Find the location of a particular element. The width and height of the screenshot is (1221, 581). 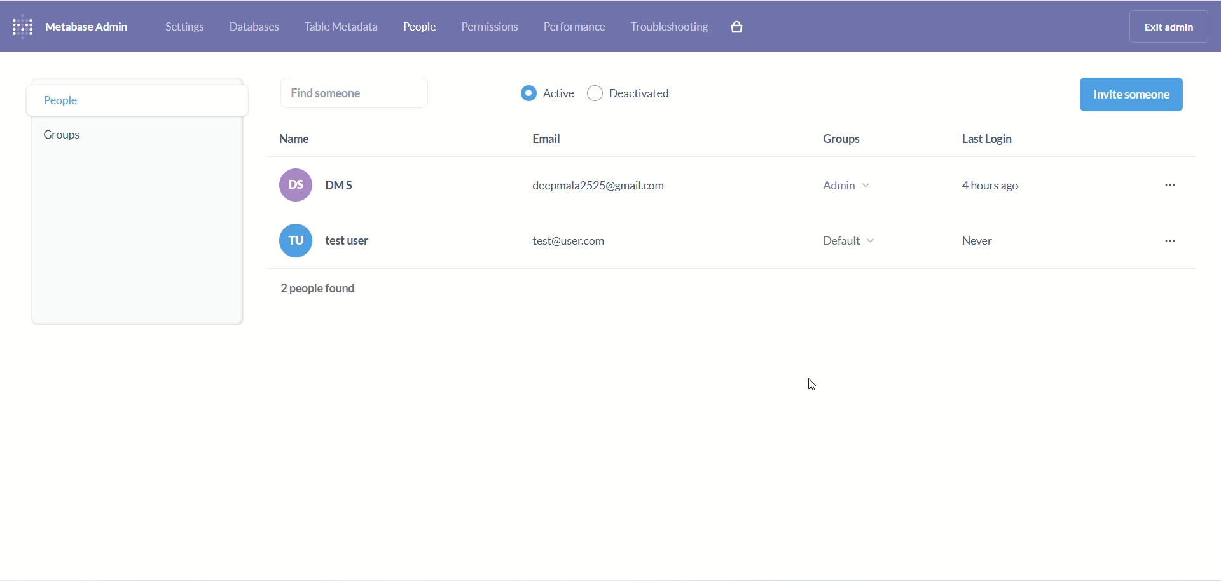

paid features is located at coordinates (738, 27).